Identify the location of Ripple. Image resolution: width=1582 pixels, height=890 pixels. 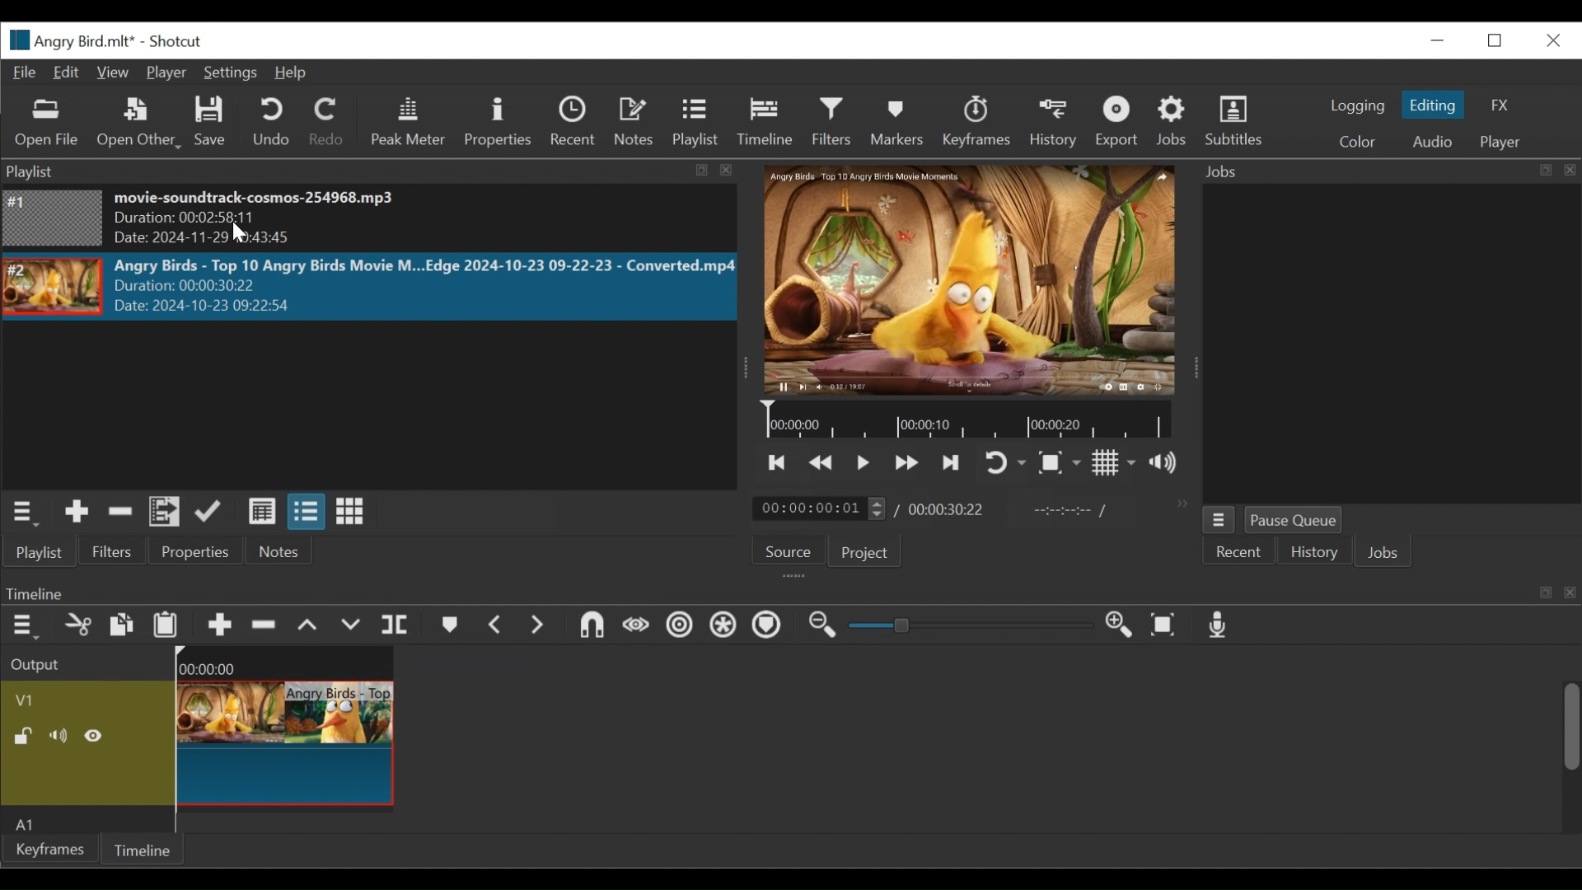
(679, 628).